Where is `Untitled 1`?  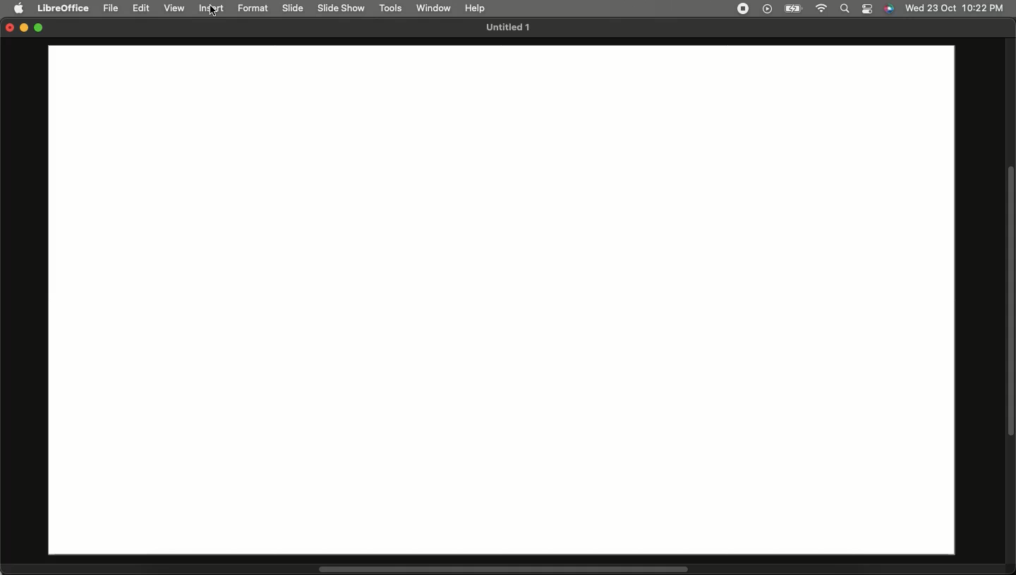 Untitled 1 is located at coordinates (506, 28).